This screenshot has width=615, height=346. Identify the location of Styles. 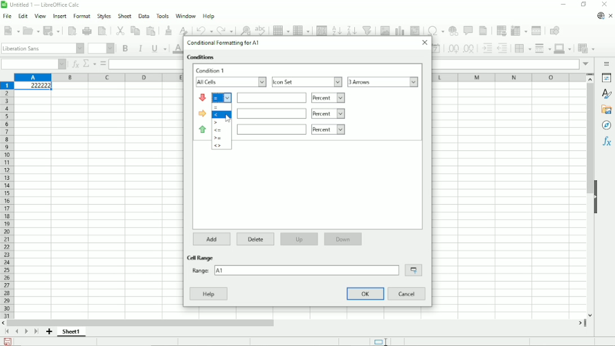
(104, 16).